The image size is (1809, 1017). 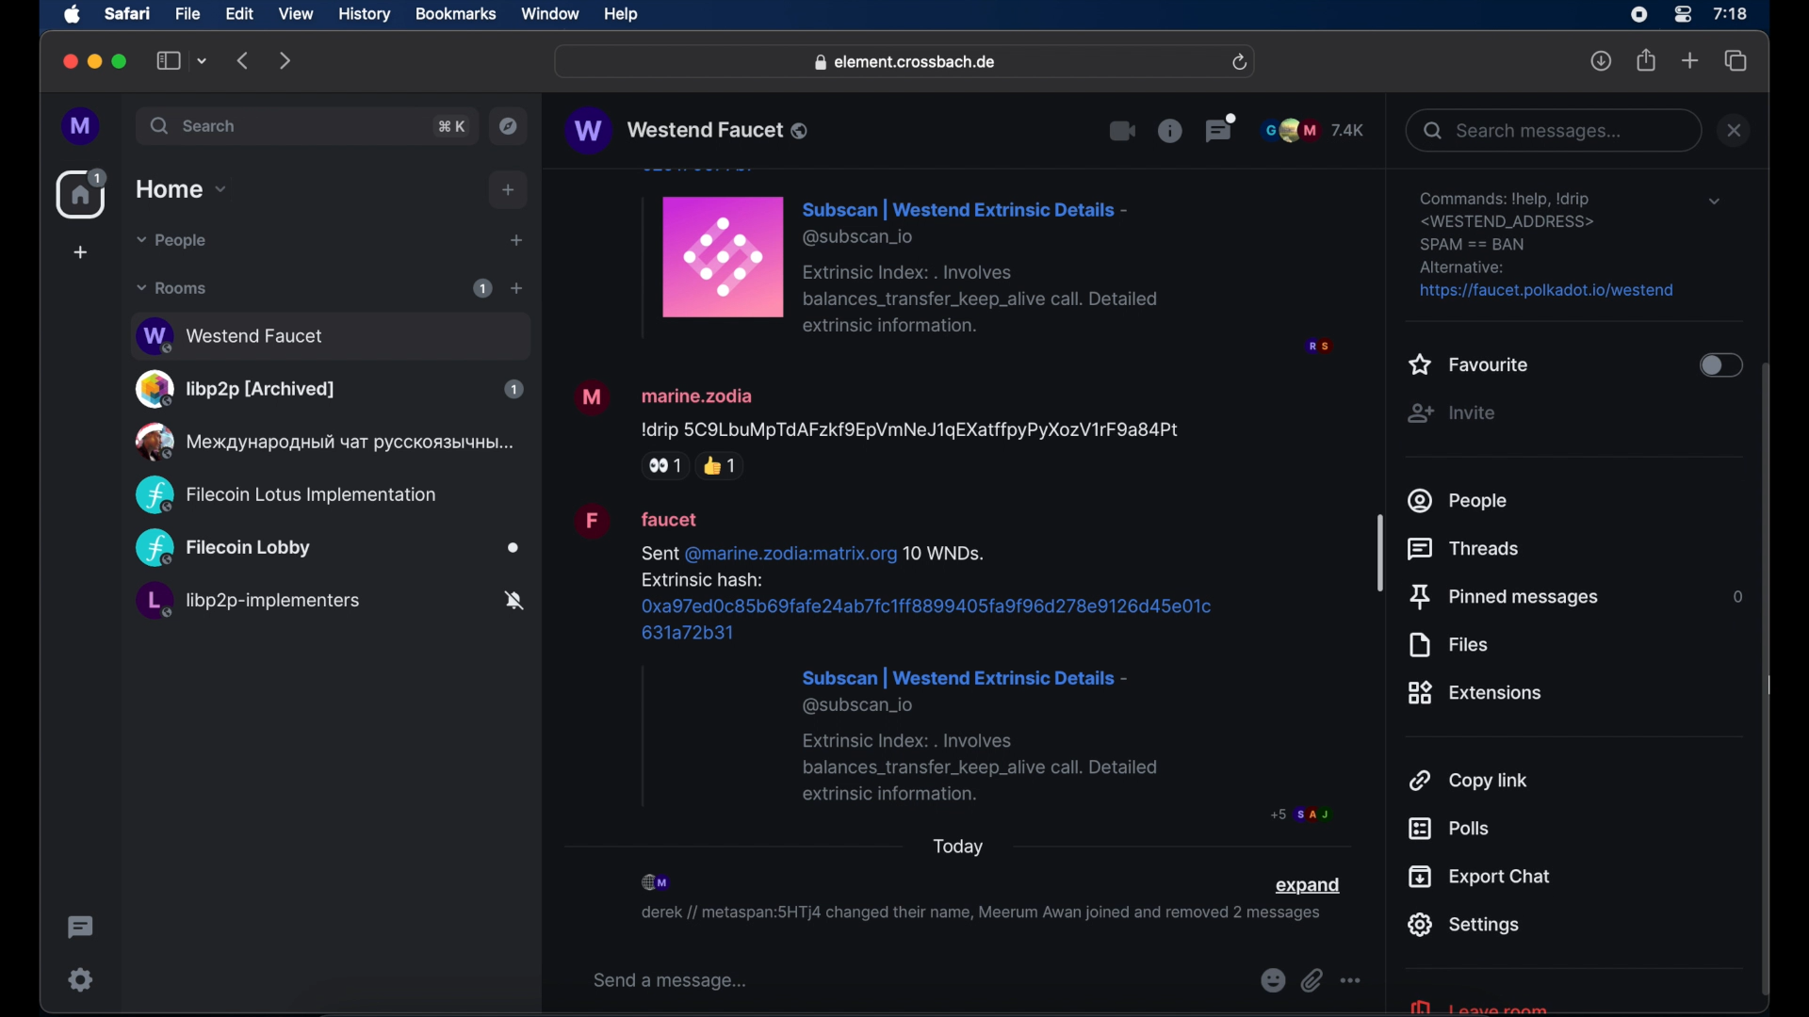 What do you see at coordinates (1459, 500) in the screenshot?
I see `people` at bounding box center [1459, 500].